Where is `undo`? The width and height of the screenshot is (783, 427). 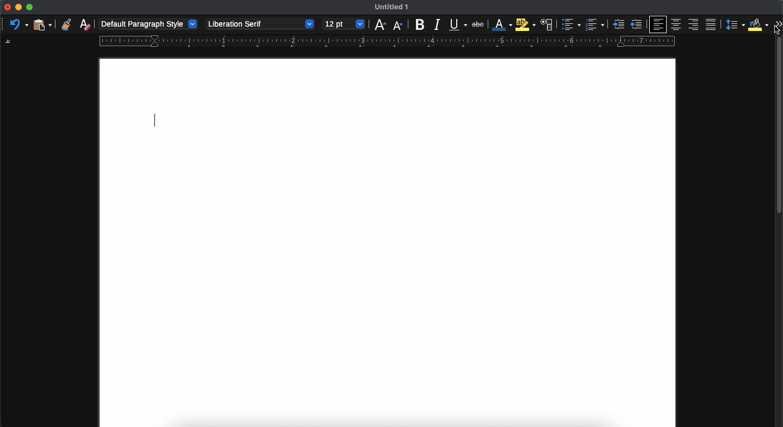 undo is located at coordinates (18, 25).